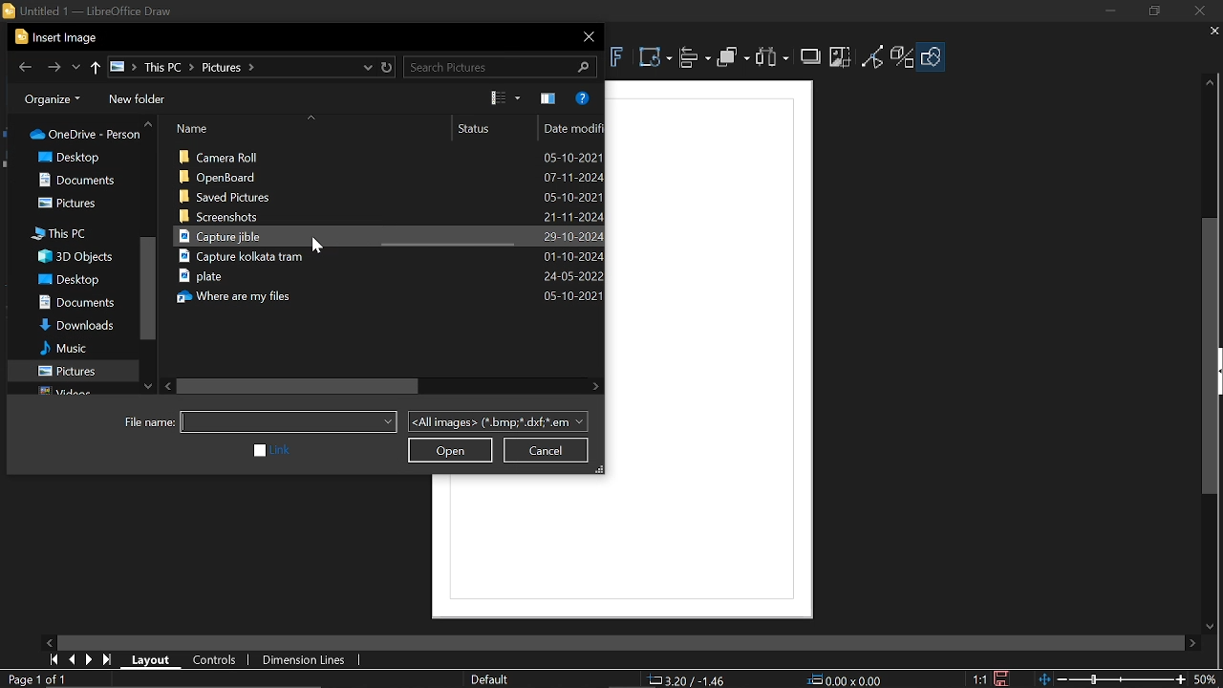  Describe the element at coordinates (696, 60) in the screenshot. I see `Align` at that location.